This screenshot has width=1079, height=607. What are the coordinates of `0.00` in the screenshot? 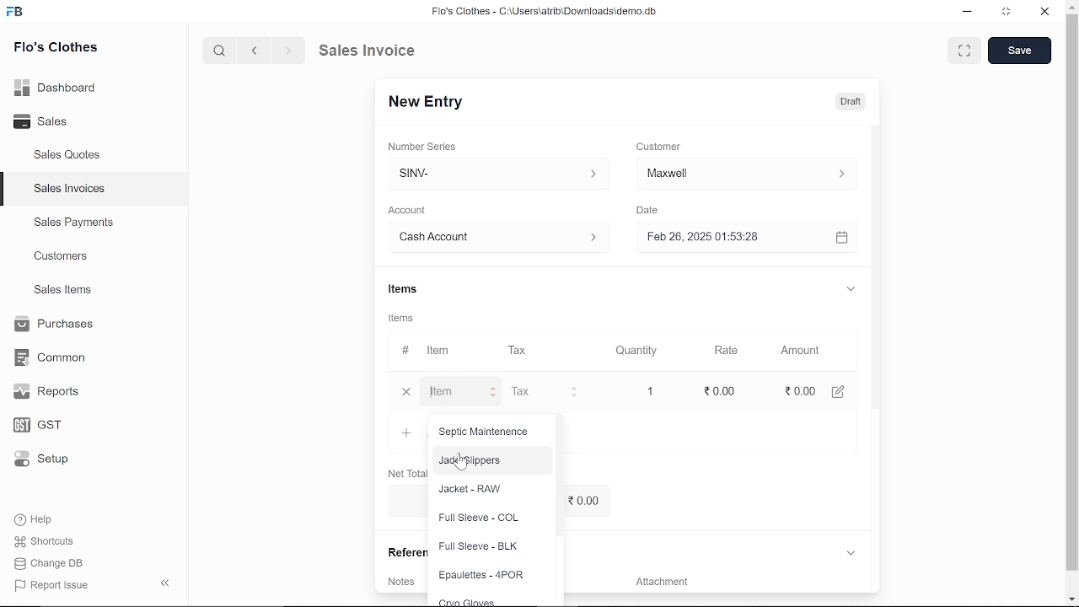 It's located at (593, 502).